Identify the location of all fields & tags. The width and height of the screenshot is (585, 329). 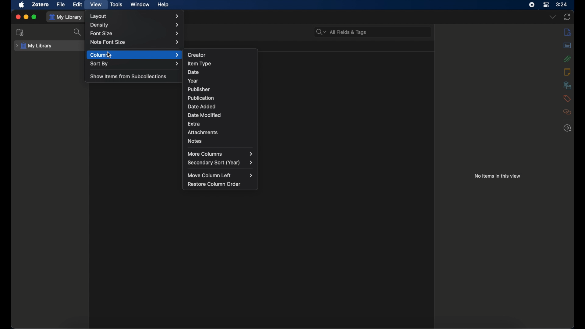
(342, 32).